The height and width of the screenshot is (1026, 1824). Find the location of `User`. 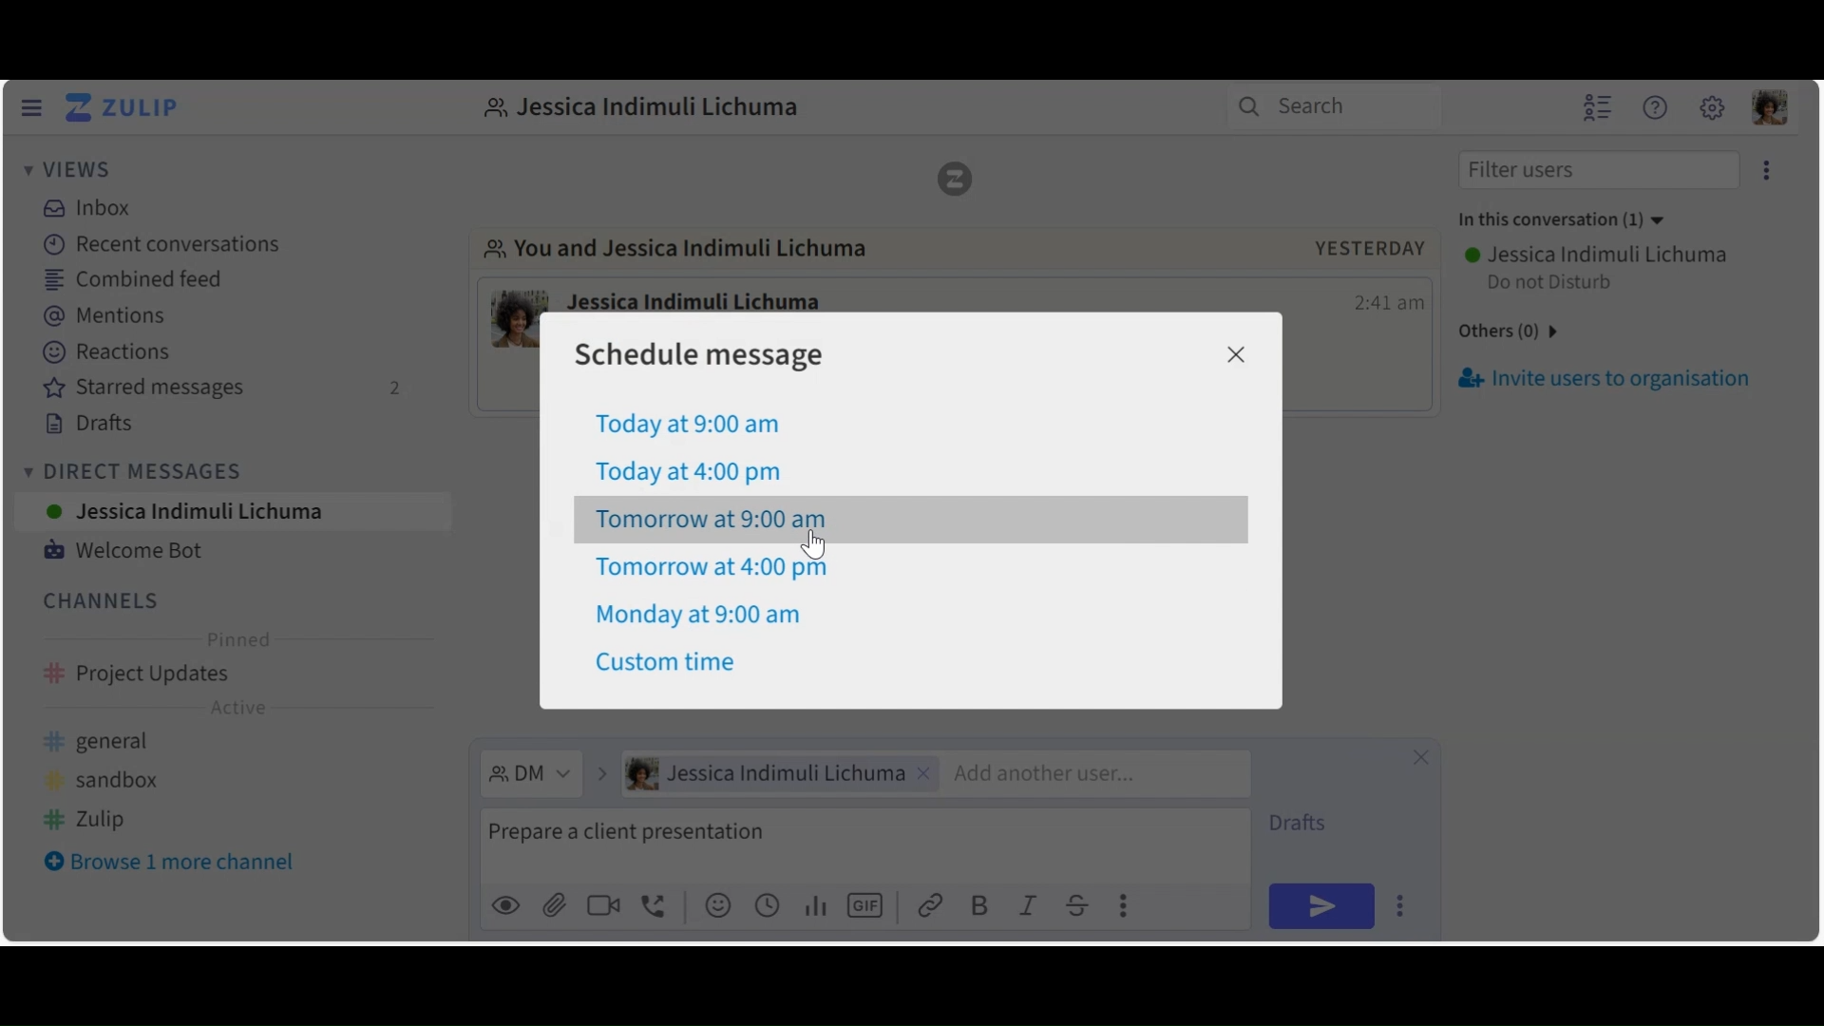

User is located at coordinates (774, 775).